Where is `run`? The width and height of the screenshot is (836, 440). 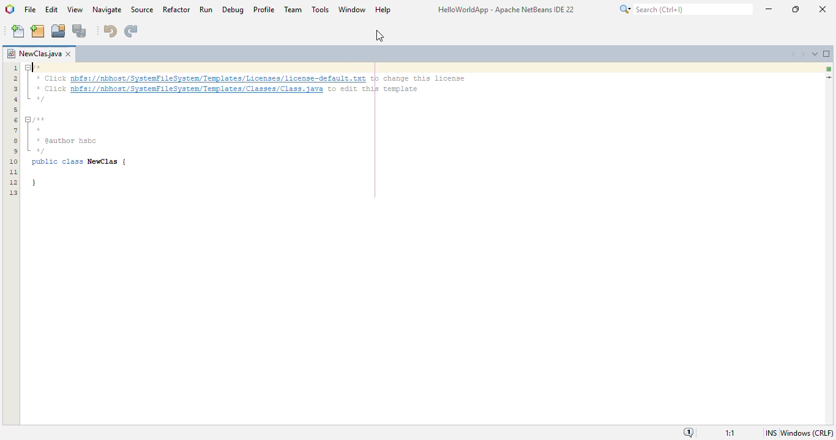
run is located at coordinates (206, 9).